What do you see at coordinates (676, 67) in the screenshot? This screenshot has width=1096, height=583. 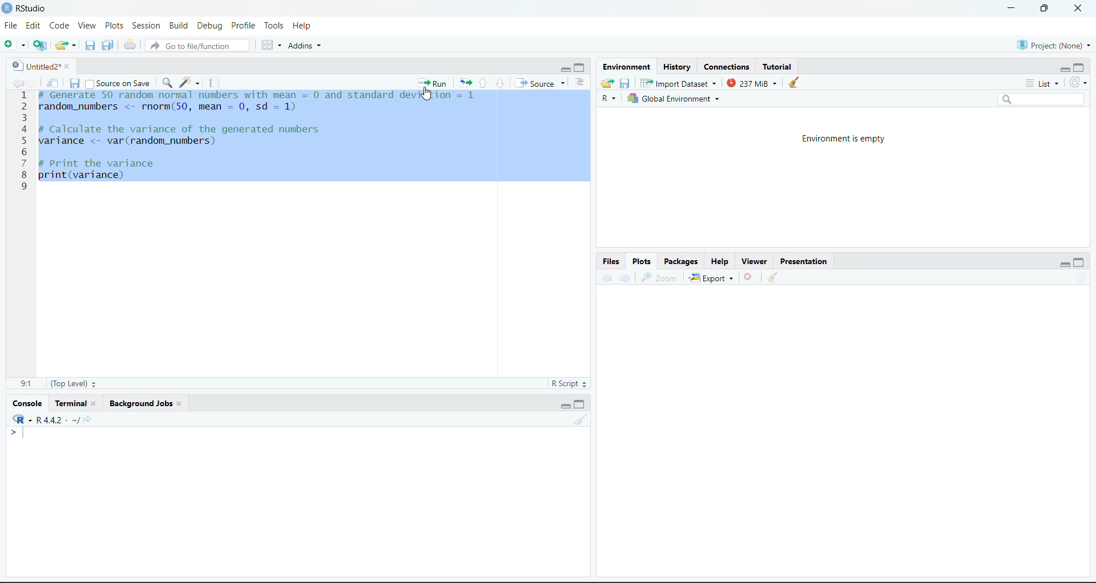 I see `History` at bounding box center [676, 67].